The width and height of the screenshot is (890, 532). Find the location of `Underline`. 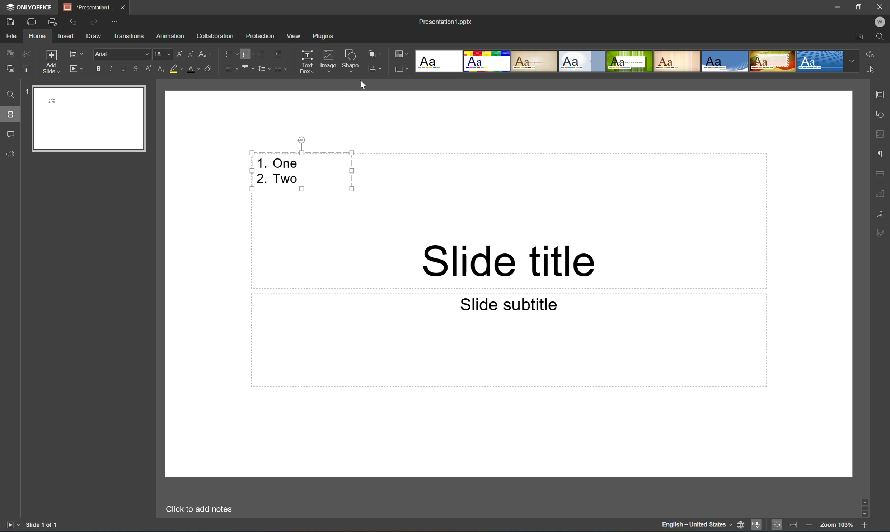

Underline is located at coordinates (126, 69).